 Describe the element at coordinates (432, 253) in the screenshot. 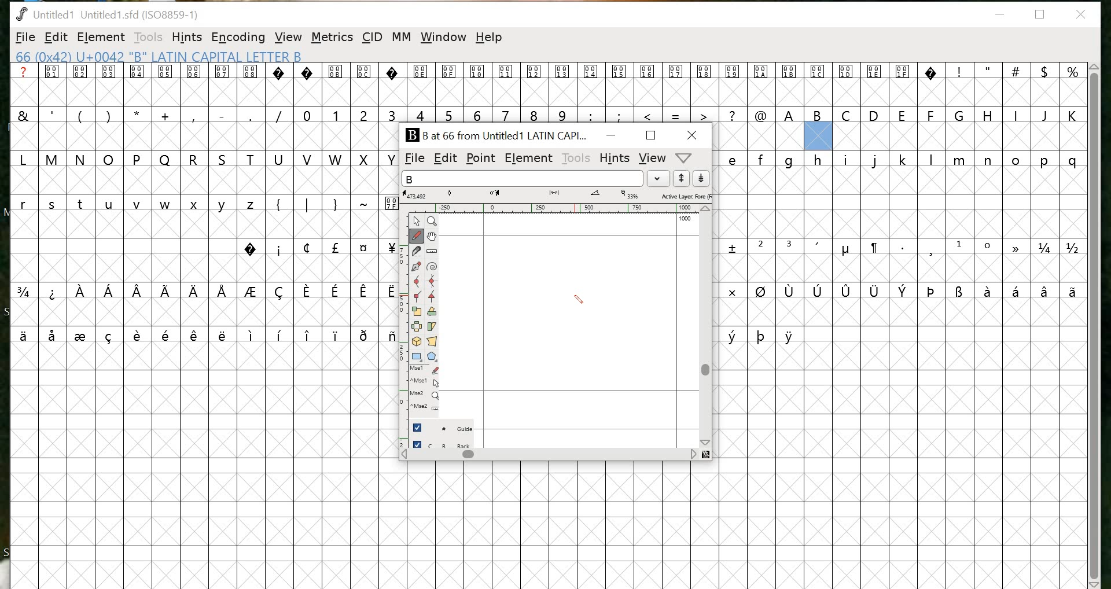

I see `Ruler` at that location.